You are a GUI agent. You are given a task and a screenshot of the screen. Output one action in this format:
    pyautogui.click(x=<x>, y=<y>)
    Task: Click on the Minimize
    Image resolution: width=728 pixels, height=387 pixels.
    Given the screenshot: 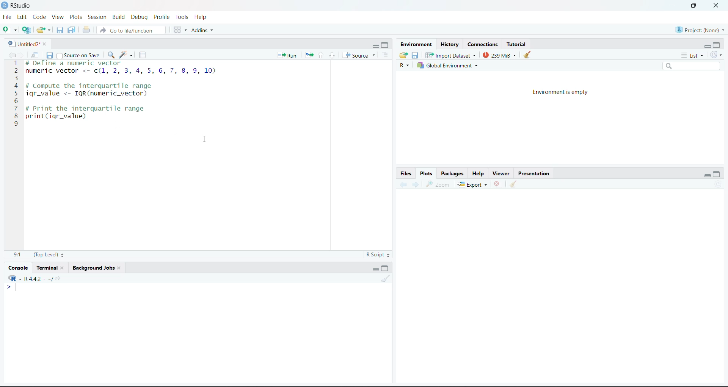 What is the action you would take?
    pyautogui.click(x=375, y=45)
    